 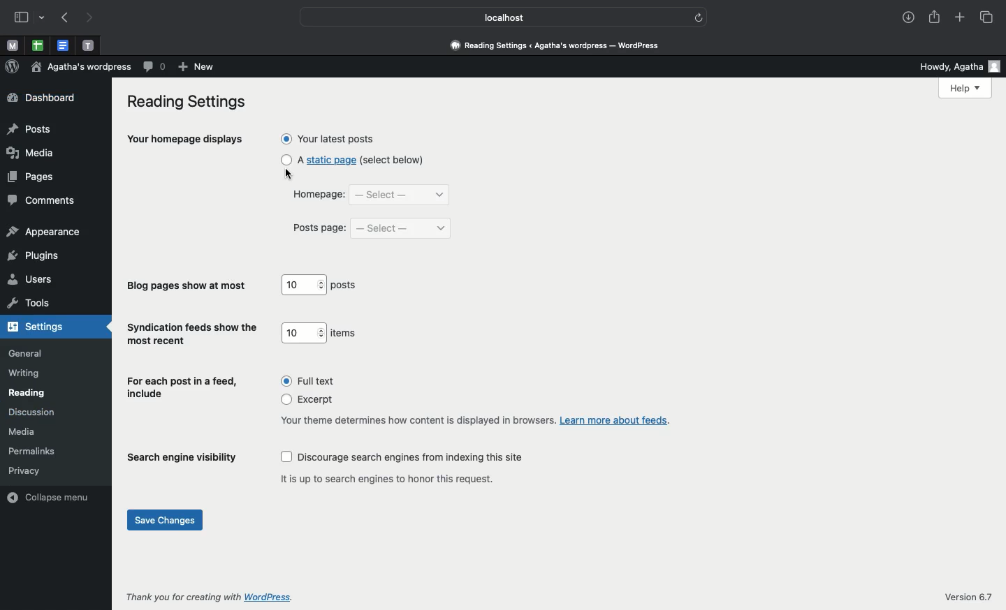 What do you see at coordinates (212, 597) in the screenshot?
I see `Thank you for creating with Wordpress` at bounding box center [212, 597].